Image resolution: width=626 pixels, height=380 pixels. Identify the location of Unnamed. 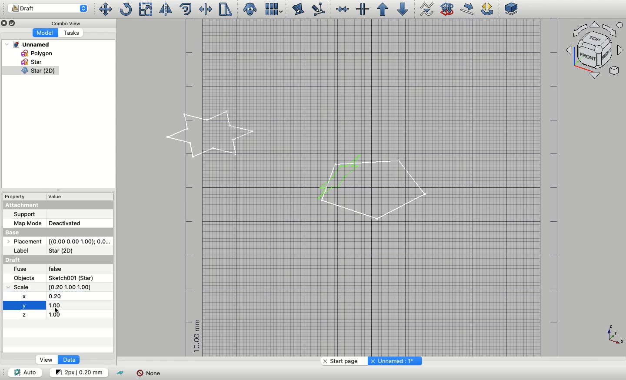
(28, 44).